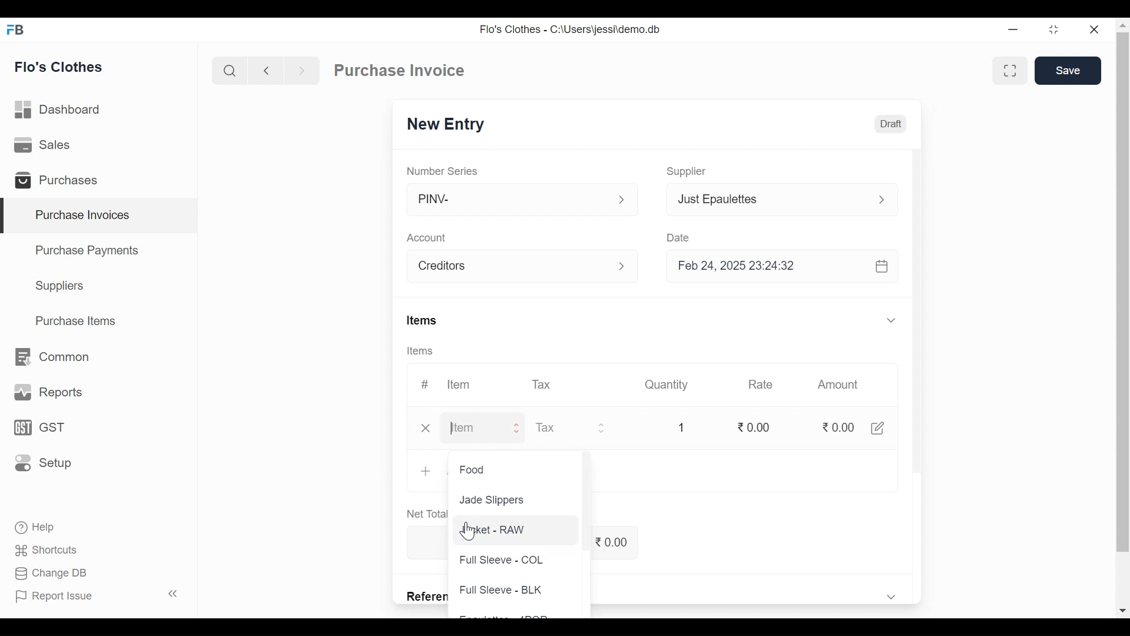 This screenshot has height=636, width=1130. What do you see at coordinates (572, 29) in the screenshot?
I see `Flo's Clothes - C:\Users\jessi\demo.db` at bounding box center [572, 29].